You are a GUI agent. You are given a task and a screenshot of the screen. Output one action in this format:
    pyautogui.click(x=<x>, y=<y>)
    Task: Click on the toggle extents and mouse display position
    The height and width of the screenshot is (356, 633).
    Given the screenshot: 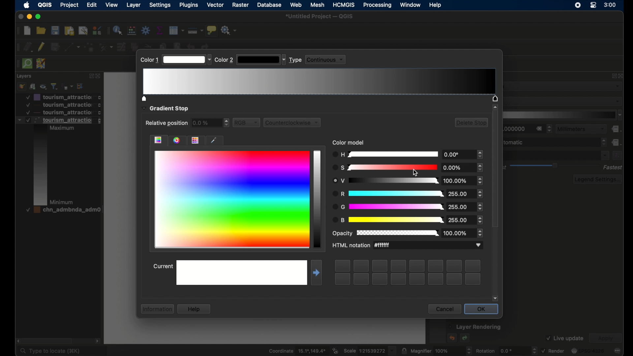 What is the action you would take?
    pyautogui.click(x=335, y=350)
    